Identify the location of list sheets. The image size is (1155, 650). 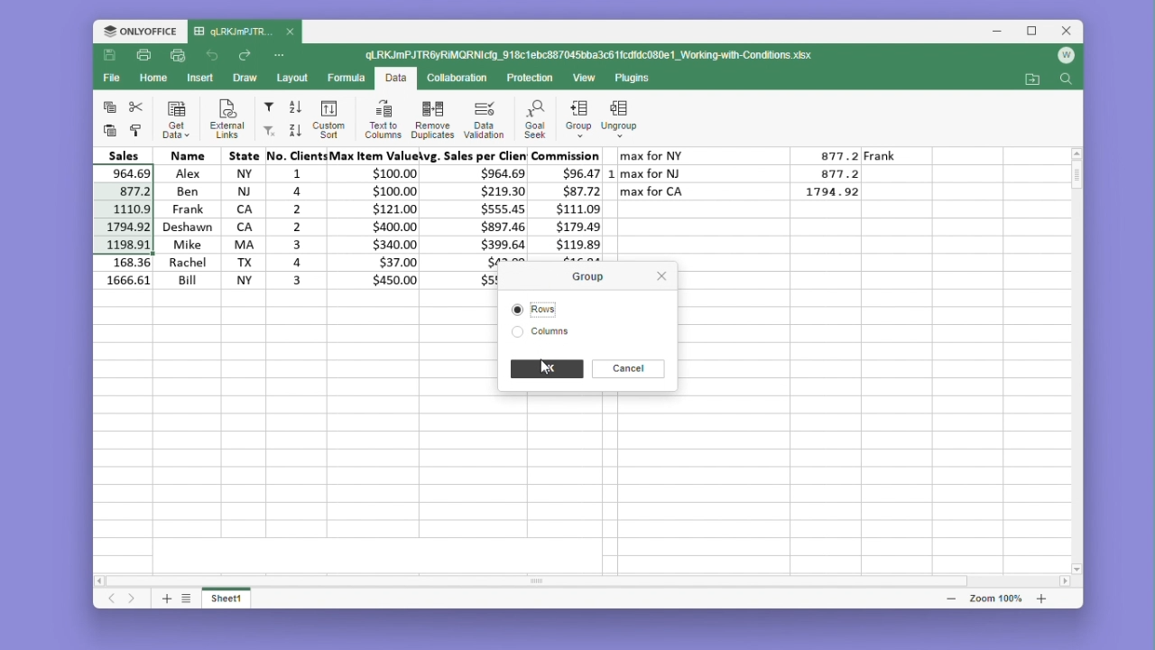
(187, 598).